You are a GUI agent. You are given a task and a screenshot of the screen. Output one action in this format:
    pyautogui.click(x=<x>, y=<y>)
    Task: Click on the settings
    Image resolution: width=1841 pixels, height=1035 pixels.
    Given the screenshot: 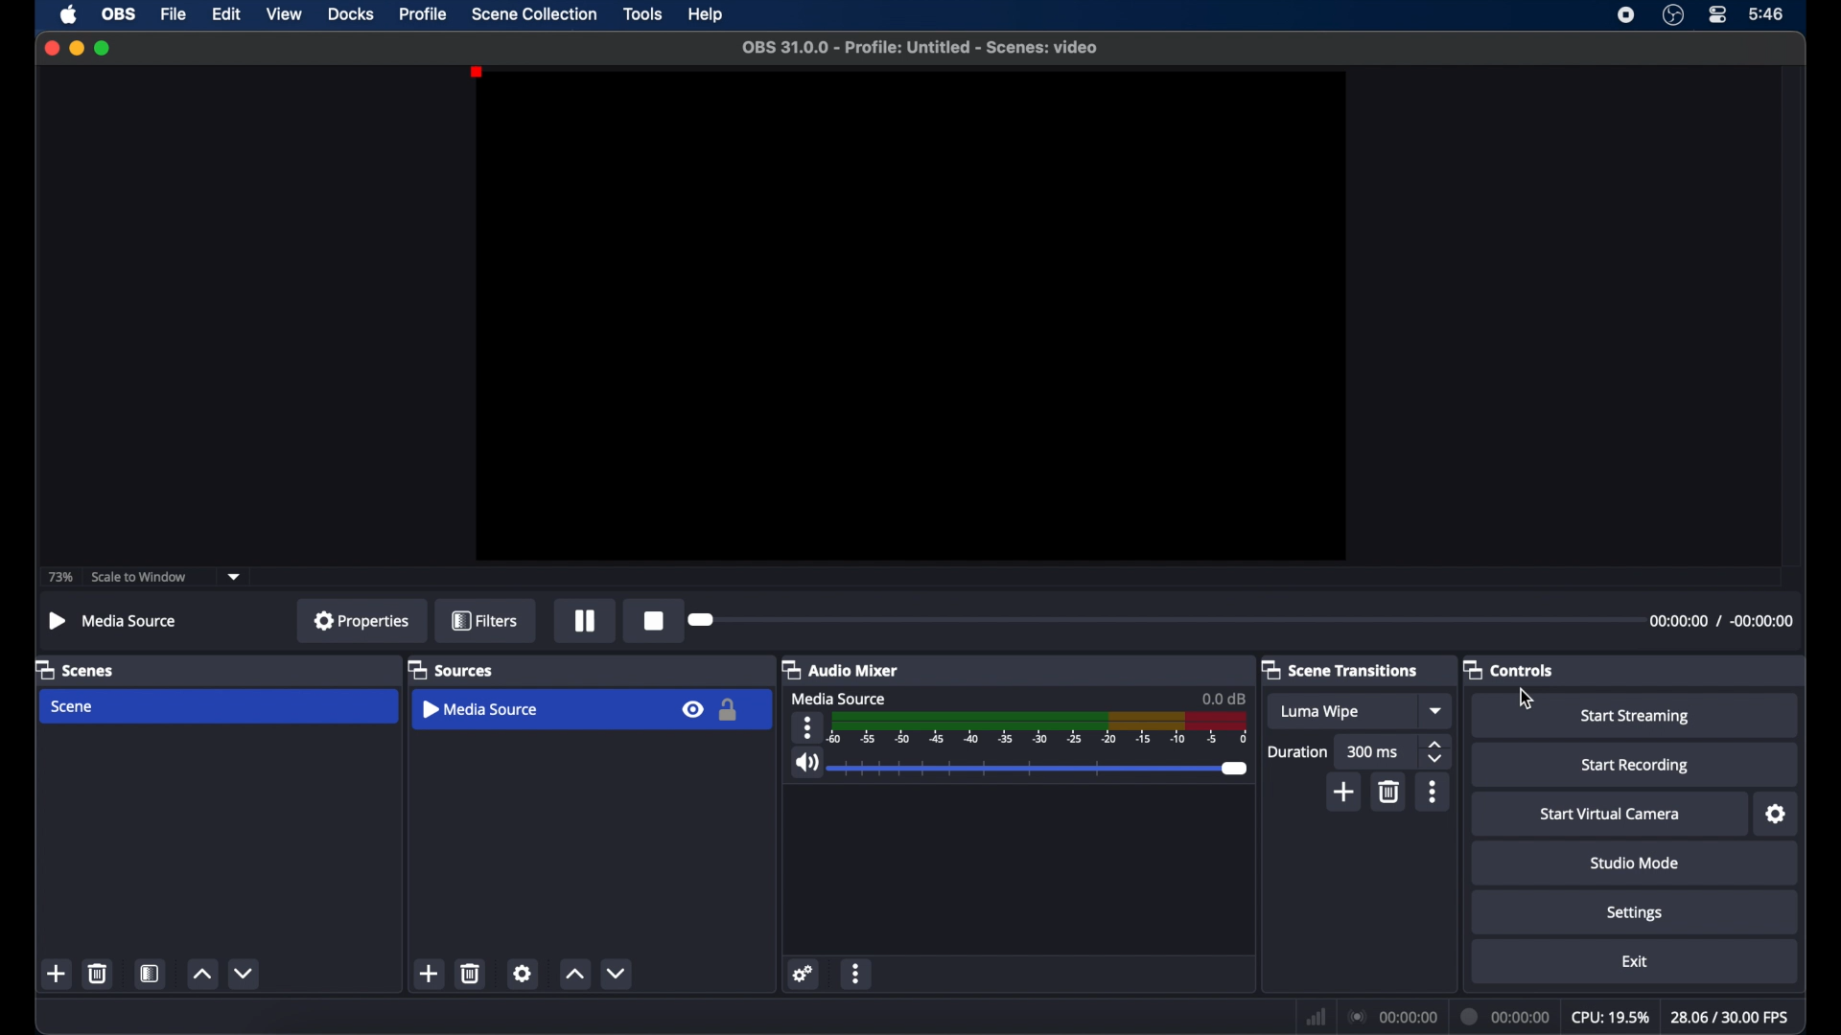 What is the action you would take?
    pyautogui.click(x=1635, y=912)
    